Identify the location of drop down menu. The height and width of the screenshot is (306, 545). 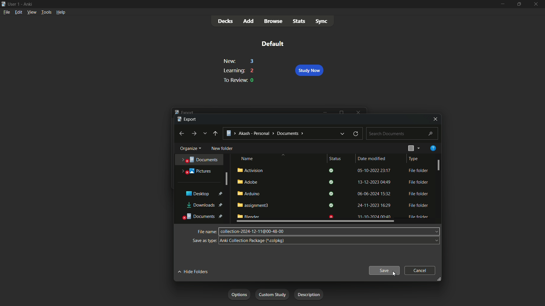
(431, 231).